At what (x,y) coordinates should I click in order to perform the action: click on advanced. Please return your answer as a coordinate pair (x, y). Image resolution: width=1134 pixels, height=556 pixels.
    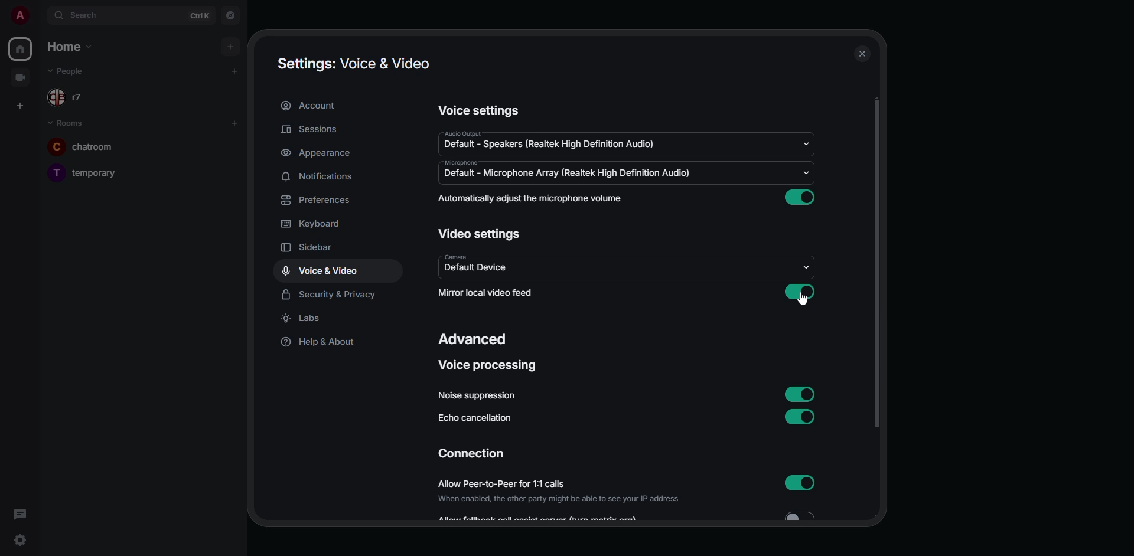
    Looking at the image, I should click on (475, 338).